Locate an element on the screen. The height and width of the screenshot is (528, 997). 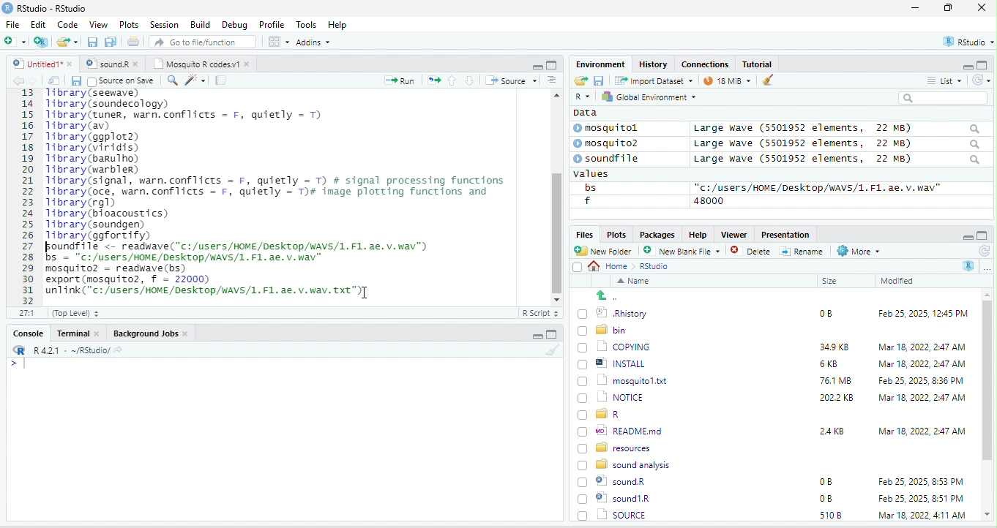
fipt 2 (0) ©] Rhistory 0B Feb 25, 2025, 12:45 PM
oO bin
0) 1) copying 349K8 Mar 18,2022, 247 AM
(J ®] INSTALL 6KB Mar 18, 2022, 247 AM
(0 1) mosauitoxt T6IMB Feb 25,2025 8:36 PM
0 [3 norce 2002K8 Mar 18, 2022, 247 AM
0 @r
(7) %) READMEmd 248 Mar 18, 2022, 247 AM
(0) resources
[5 sound analysis
(0) ©) soundiR LO Feb 25, 2025, 851 PM
0 1 source s108 Mar 18, 2022, 41 AM
(71 Uninstallexe 1302KB  Apr26,2022 1.00PM ¥ is located at coordinates (288, 192).